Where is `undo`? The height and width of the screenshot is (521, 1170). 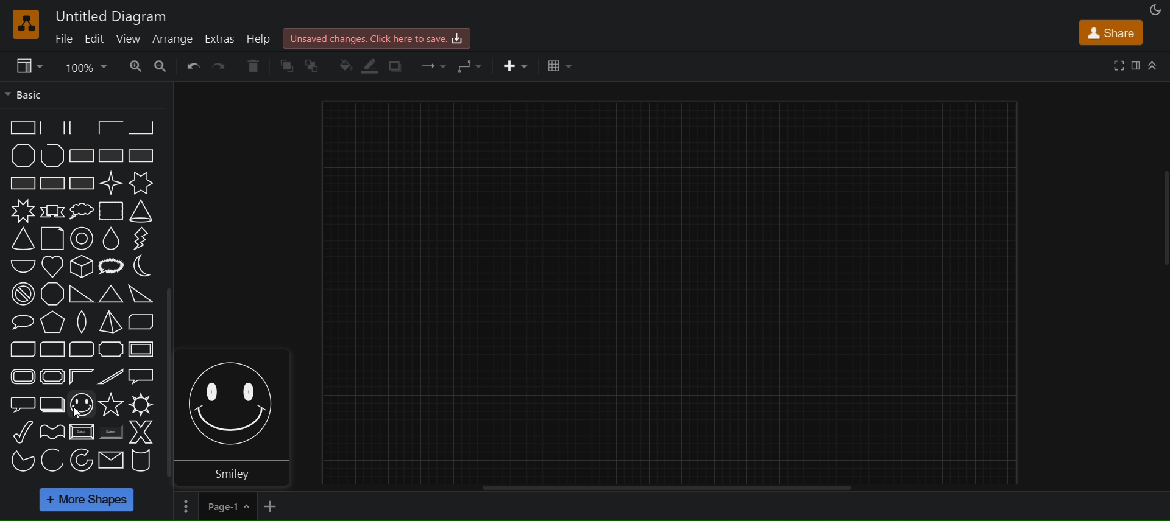
undo is located at coordinates (192, 65).